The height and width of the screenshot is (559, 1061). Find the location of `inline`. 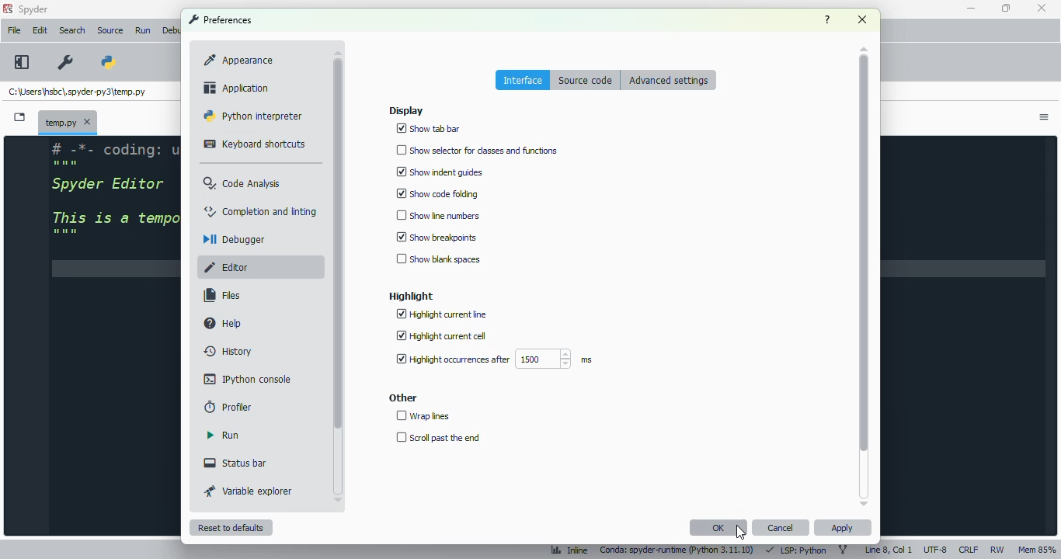

inline is located at coordinates (569, 550).